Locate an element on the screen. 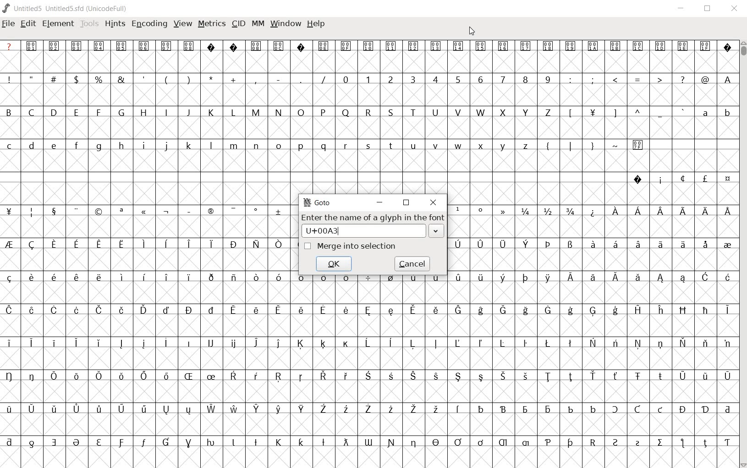 The image size is (747, 468). Symbol is located at coordinates (435, 443).